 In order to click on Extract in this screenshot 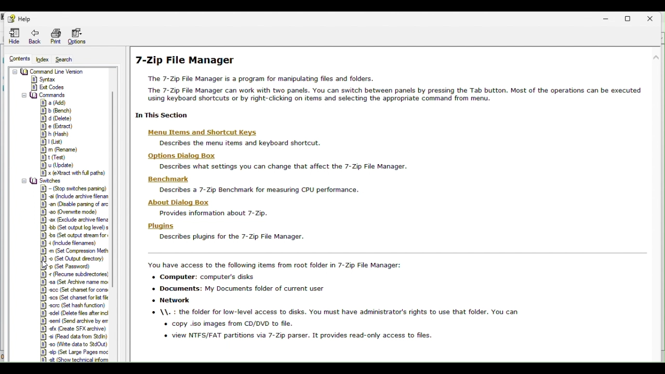, I will do `click(55, 126)`.